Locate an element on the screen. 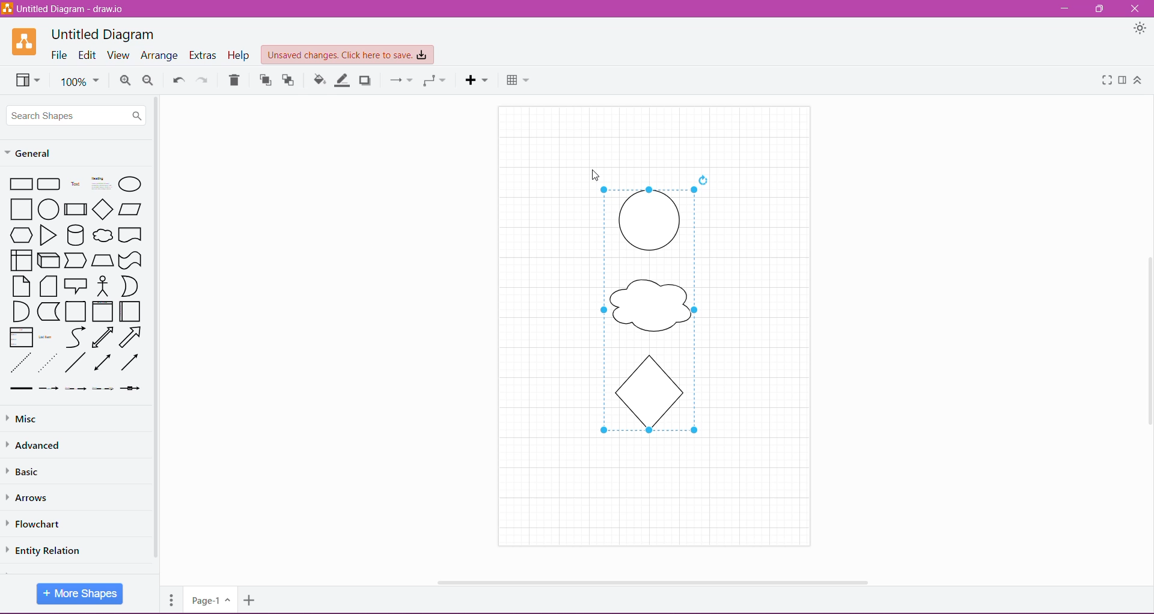 Image resolution: width=1154 pixels, height=614 pixels. Search Shapes is located at coordinates (77, 115).